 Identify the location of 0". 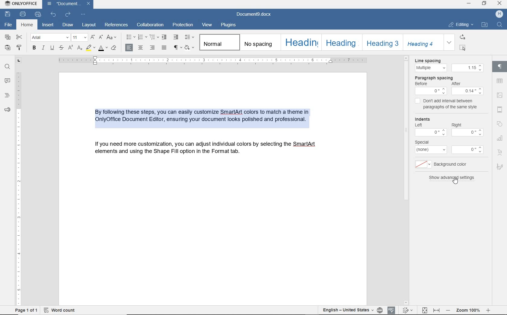
(431, 91).